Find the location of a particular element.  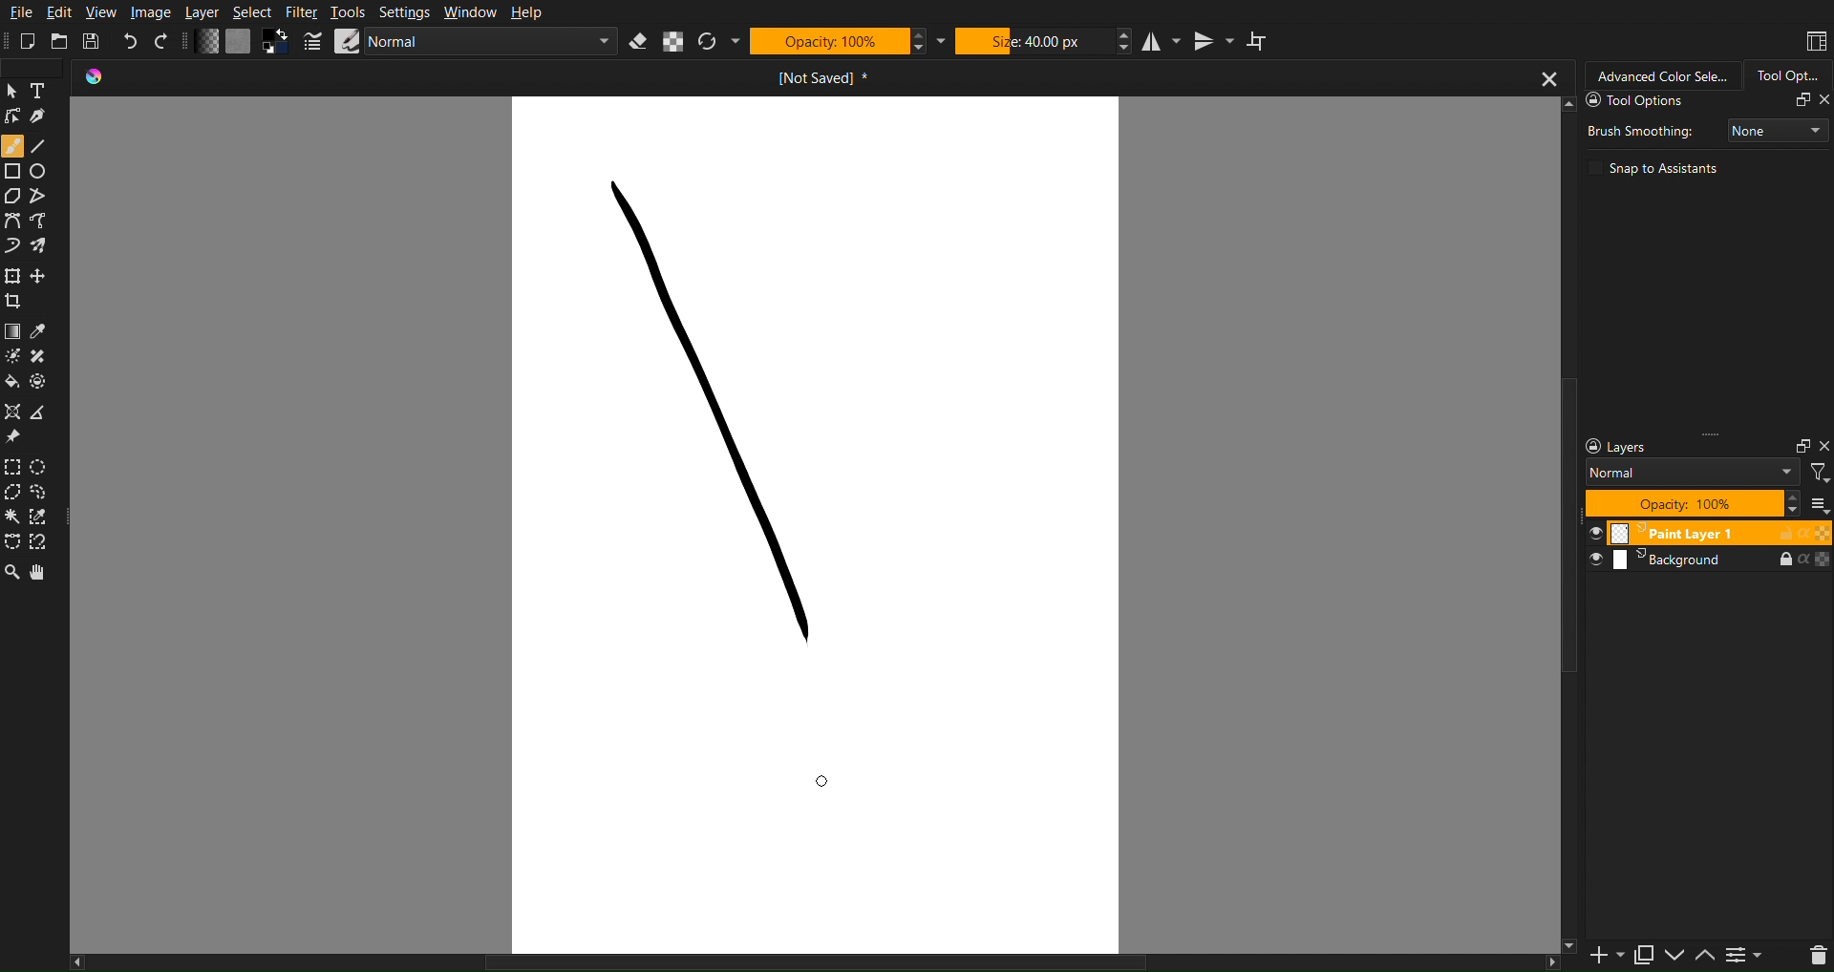

Alpha is located at coordinates (674, 41).